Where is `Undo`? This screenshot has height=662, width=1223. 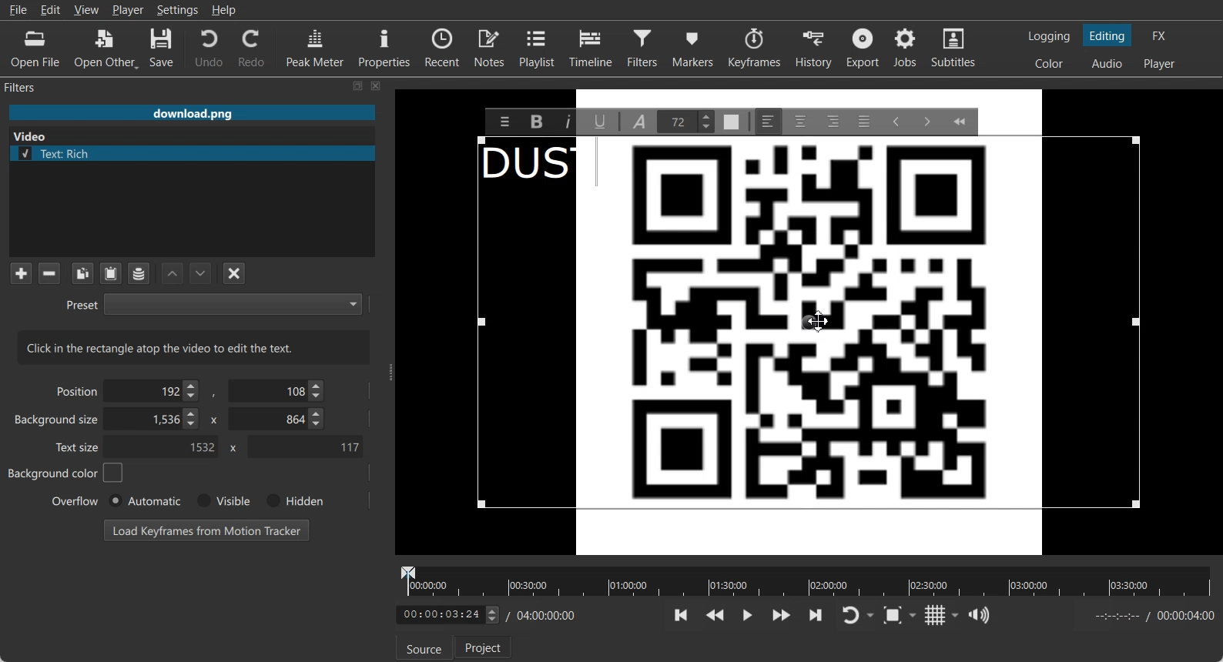 Undo is located at coordinates (209, 47).